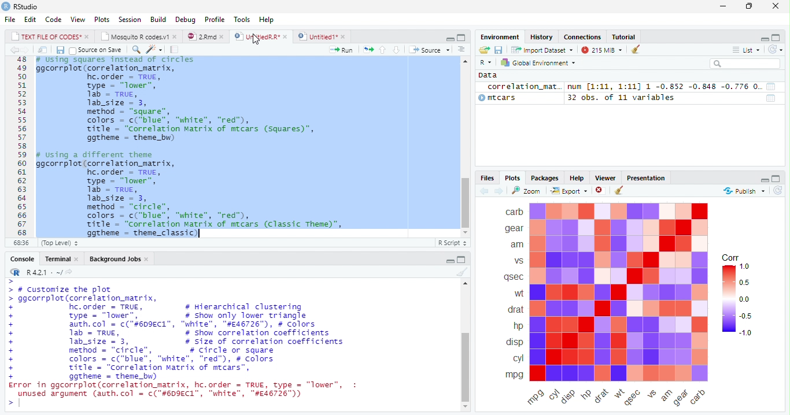  Describe the element at coordinates (601, 50) in the screenshot. I see `215 mb` at that location.